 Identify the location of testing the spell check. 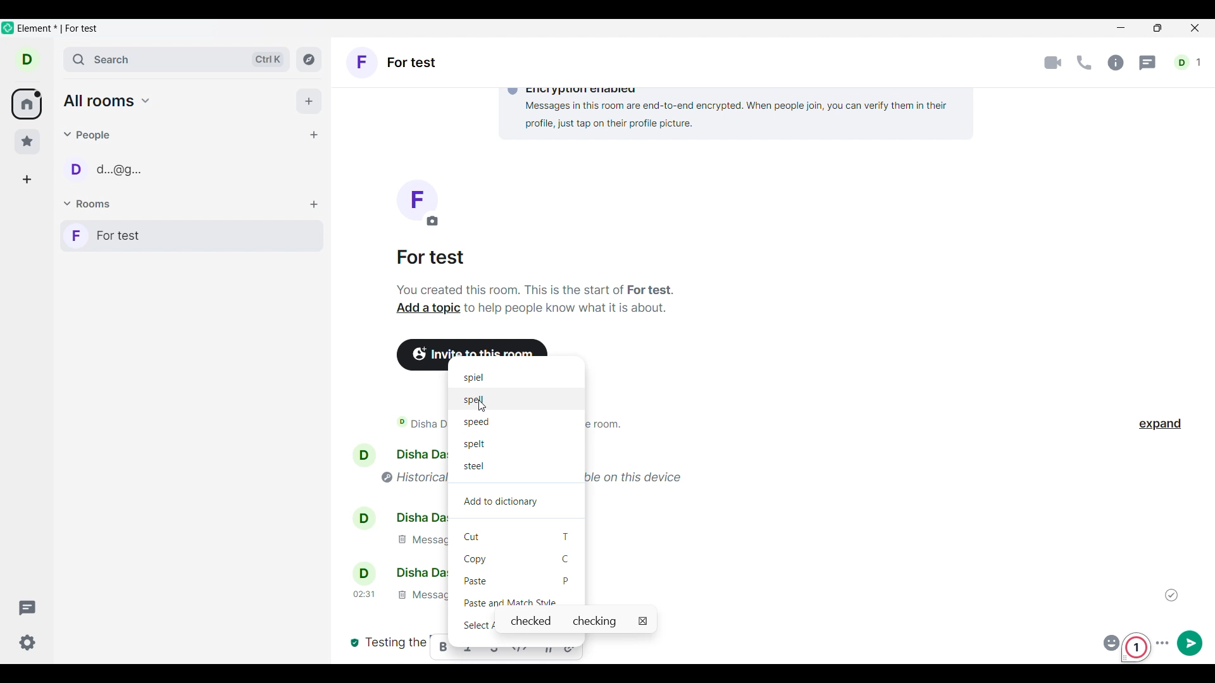
(396, 644).